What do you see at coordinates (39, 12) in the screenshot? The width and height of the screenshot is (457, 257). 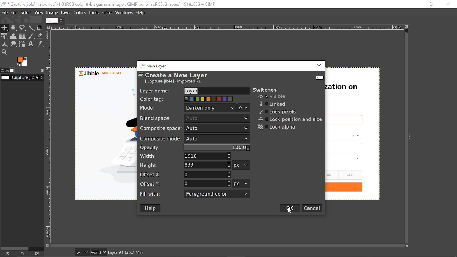 I see `View` at bounding box center [39, 12].